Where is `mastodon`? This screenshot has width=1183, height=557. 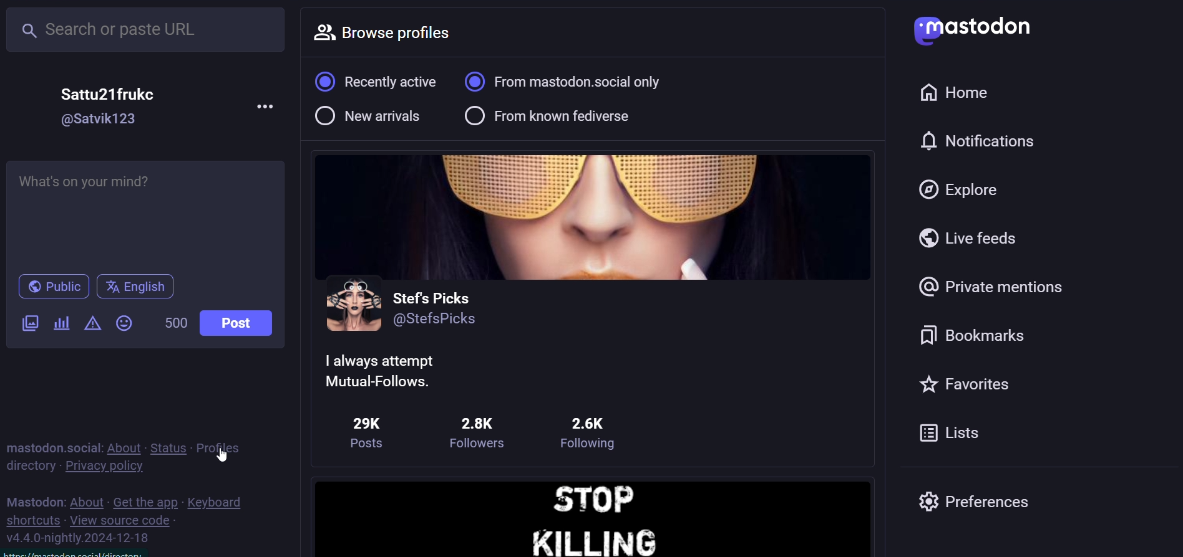 mastodon is located at coordinates (34, 500).